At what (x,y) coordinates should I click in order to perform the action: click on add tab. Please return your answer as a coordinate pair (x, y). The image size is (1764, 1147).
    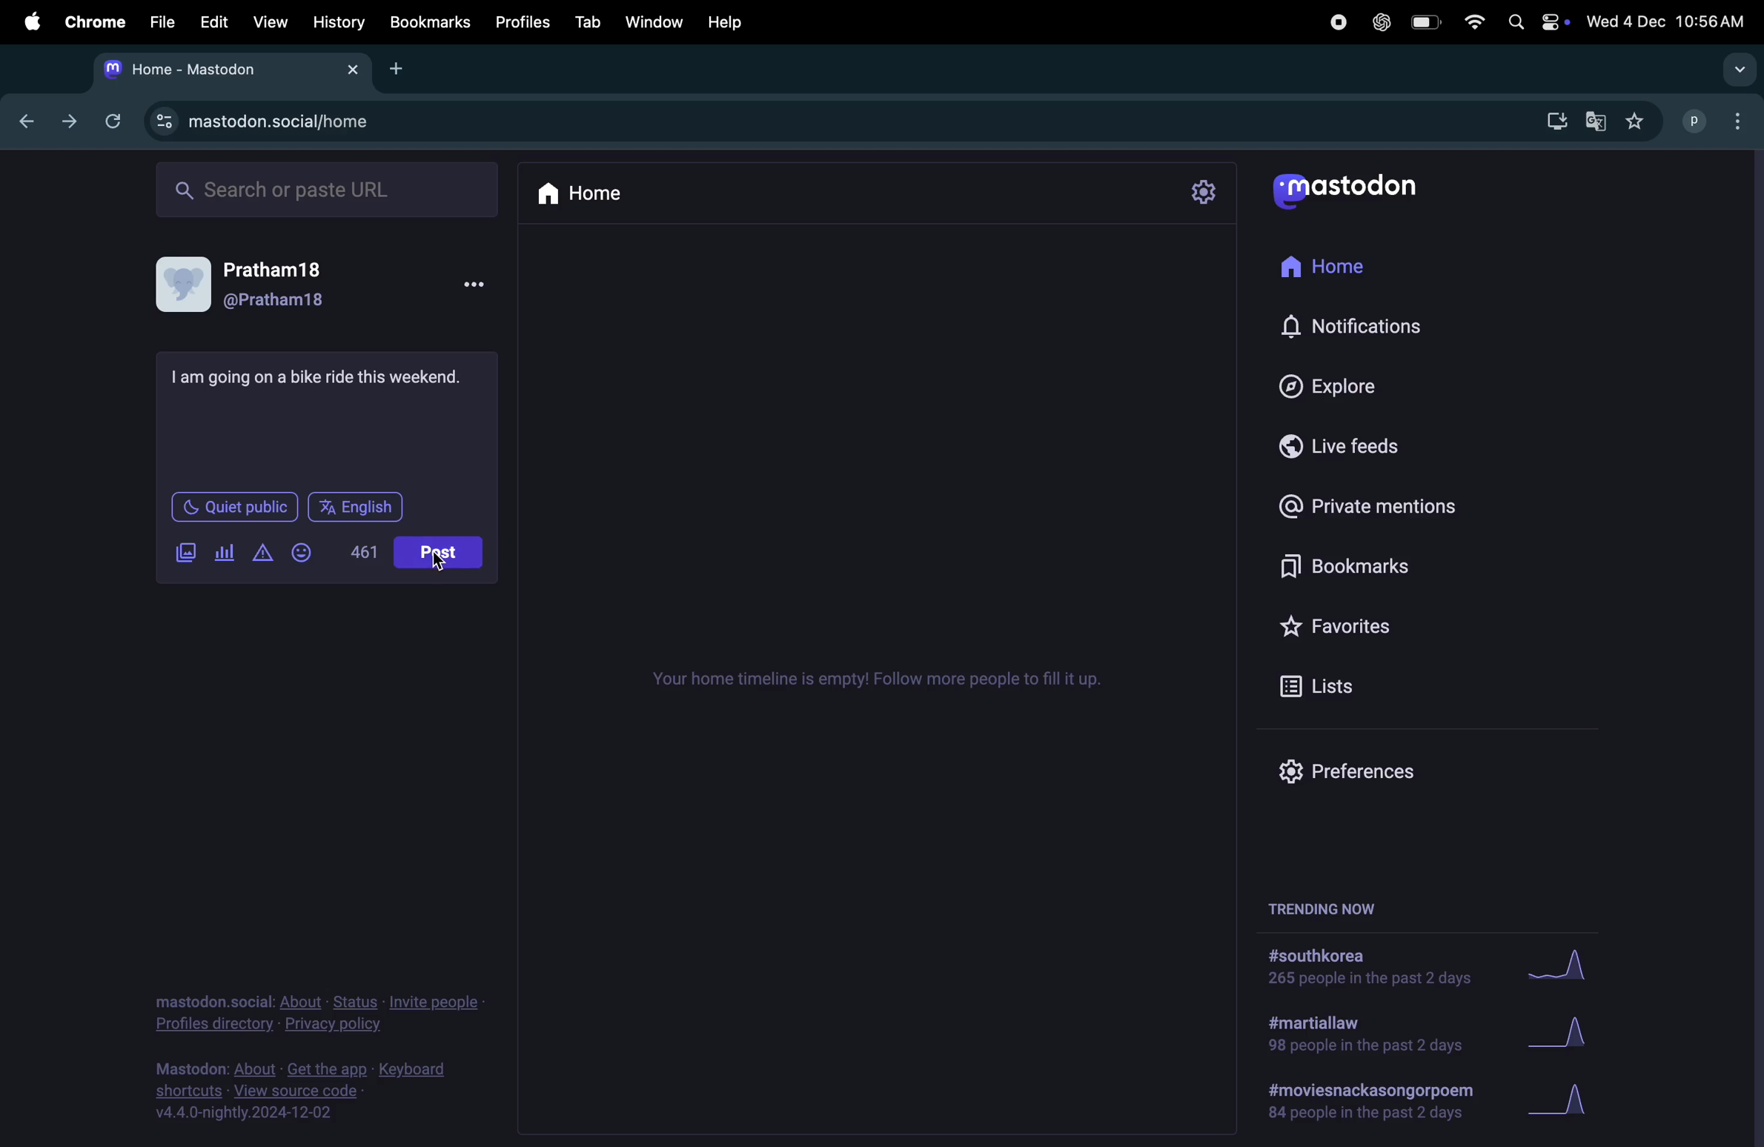
    Looking at the image, I should click on (405, 67).